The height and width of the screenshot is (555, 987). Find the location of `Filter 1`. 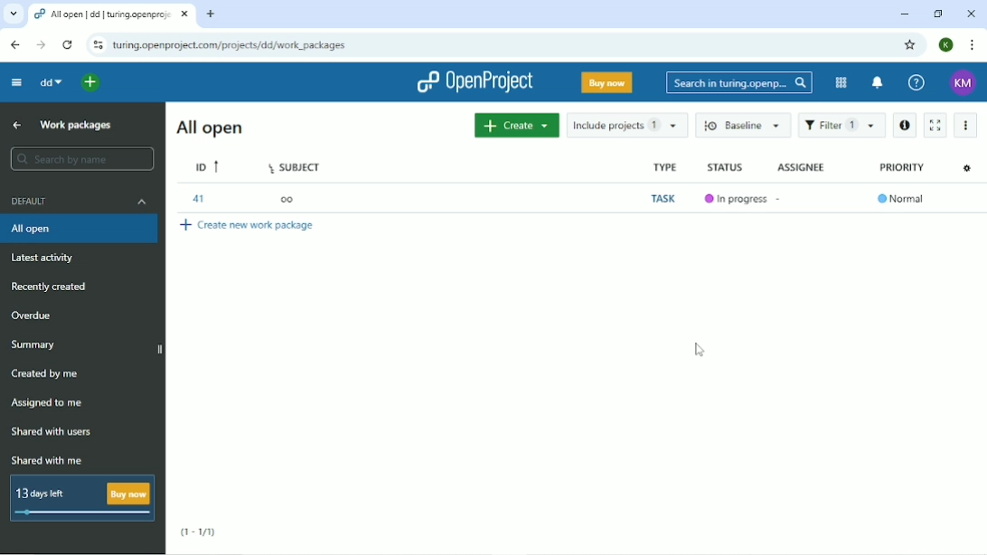

Filter 1 is located at coordinates (842, 126).